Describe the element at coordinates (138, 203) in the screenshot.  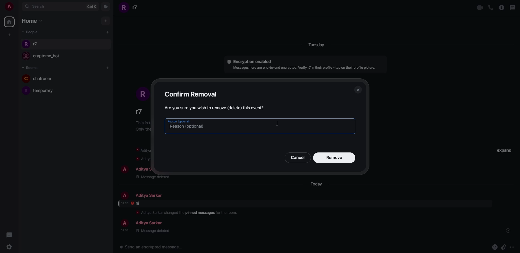
I see `message` at that location.